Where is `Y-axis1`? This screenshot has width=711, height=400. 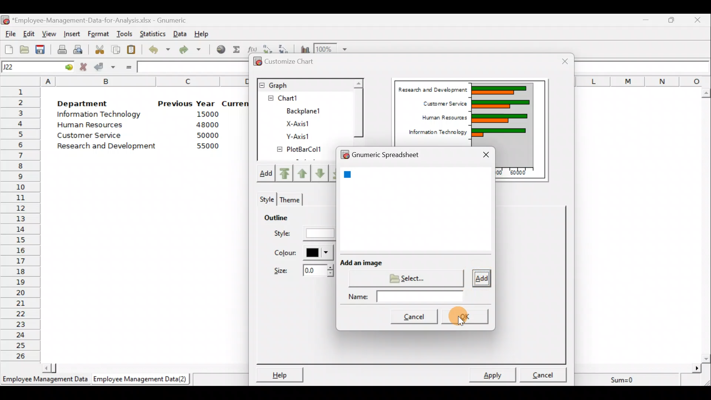 Y-axis1 is located at coordinates (297, 137).